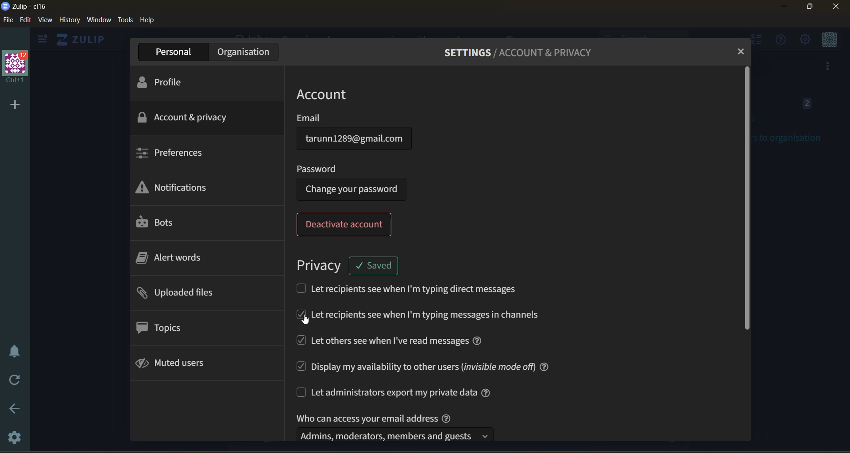 This screenshot has width=850, height=453. What do you see at coordinates (164, 81) in the screenshot?
I see `profile` at bounding box center [164, 81].